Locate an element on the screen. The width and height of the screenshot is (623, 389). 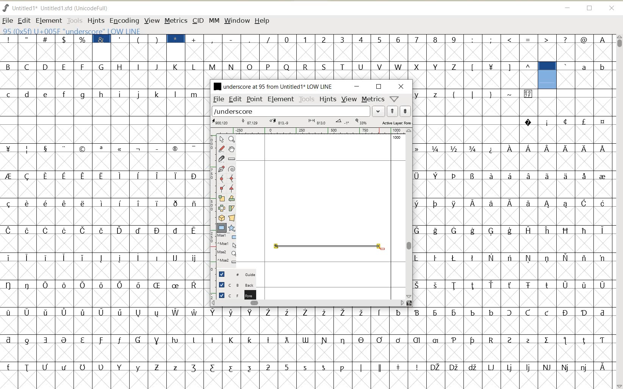
ELLIPSE TOOL/CURSOR POSITION is located at coordinates (383, 249).